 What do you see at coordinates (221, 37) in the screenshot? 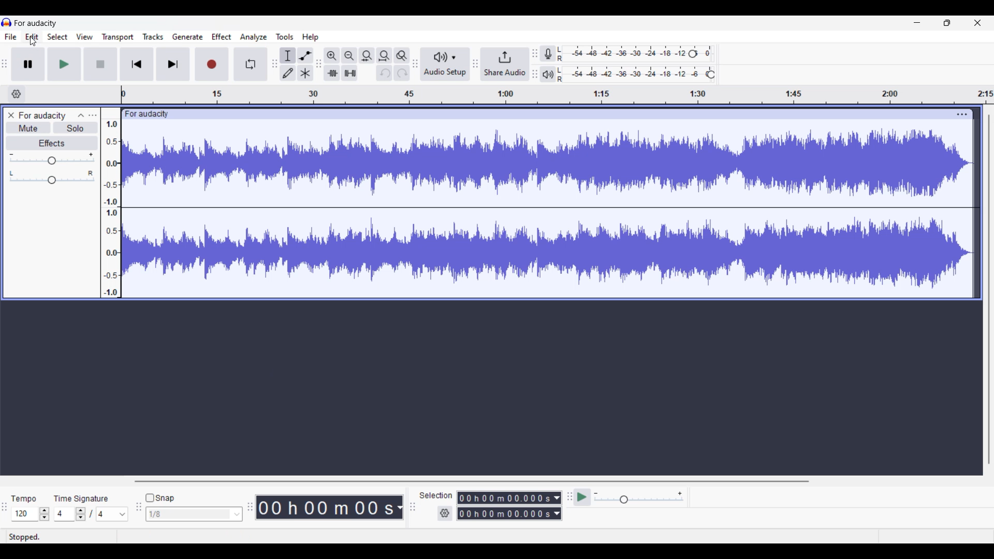
I see `Effect menu` at bounding box center [221, 37].